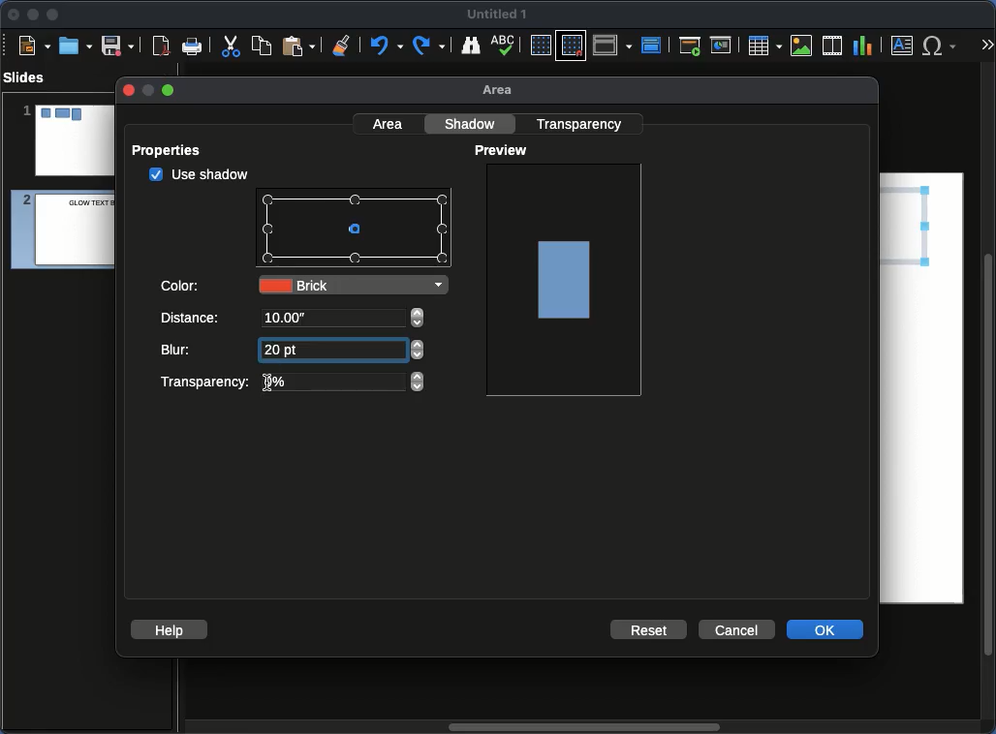 This screenshot has width=996, height=734. I want to click on Distance, so click(192, 320).